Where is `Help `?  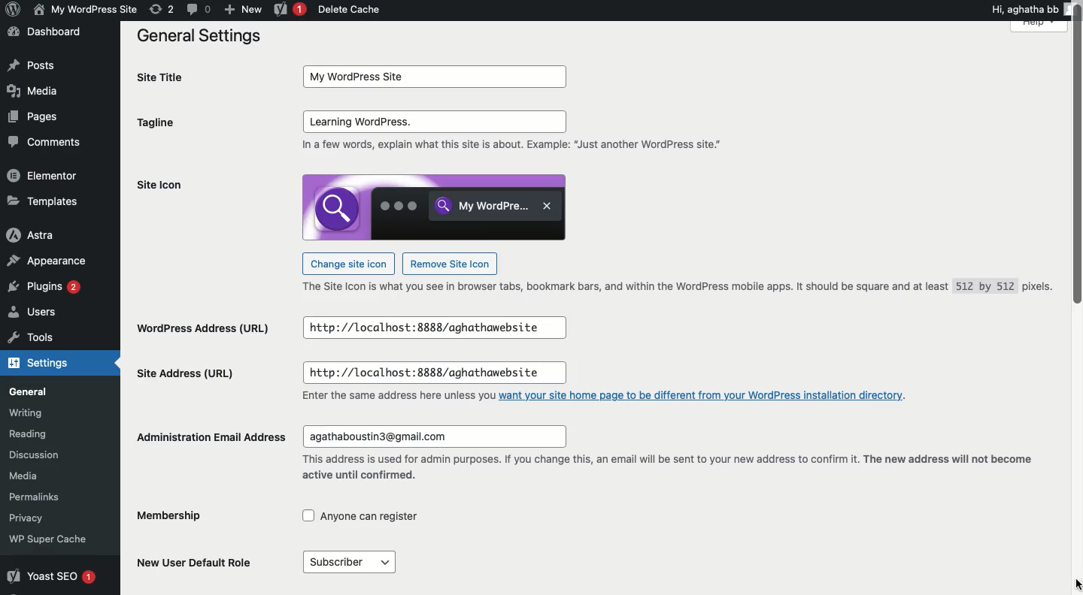
Help  is located at coordinates (1040, 26).